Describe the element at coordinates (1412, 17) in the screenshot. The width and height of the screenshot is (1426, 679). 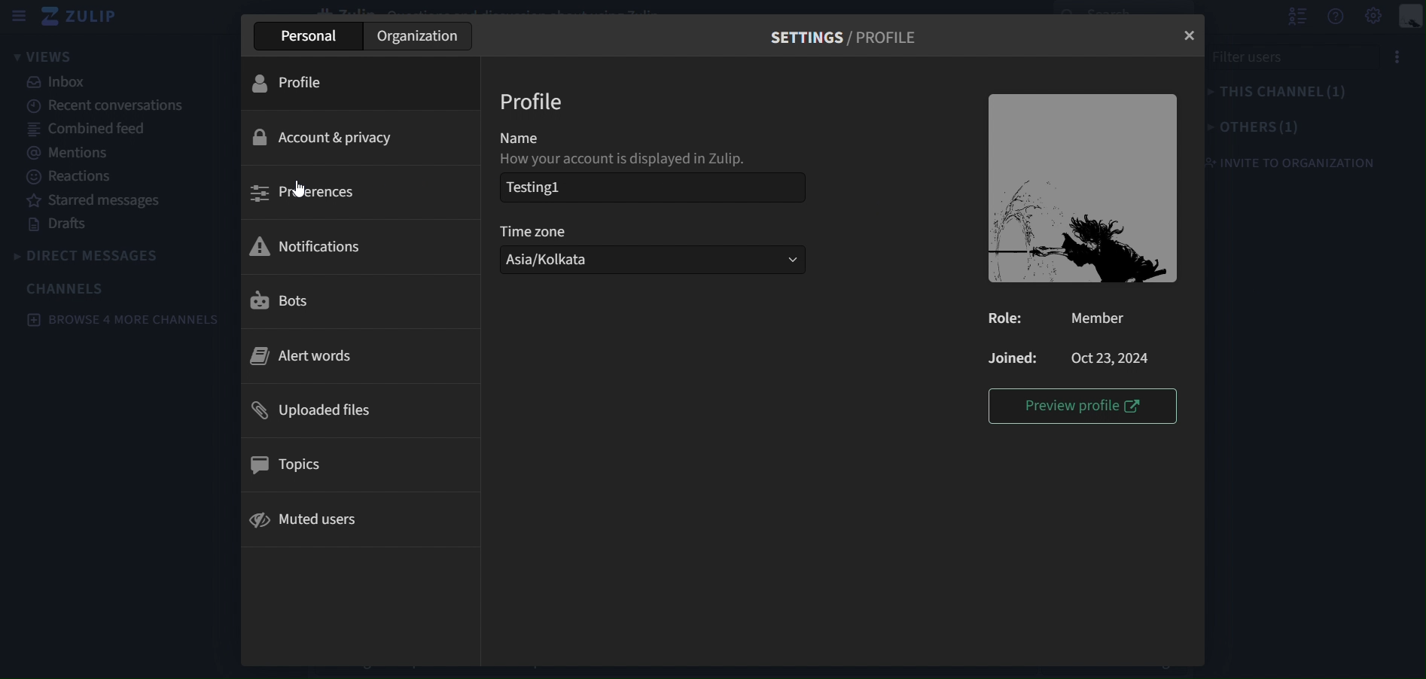
I see `personal menu` at that location.